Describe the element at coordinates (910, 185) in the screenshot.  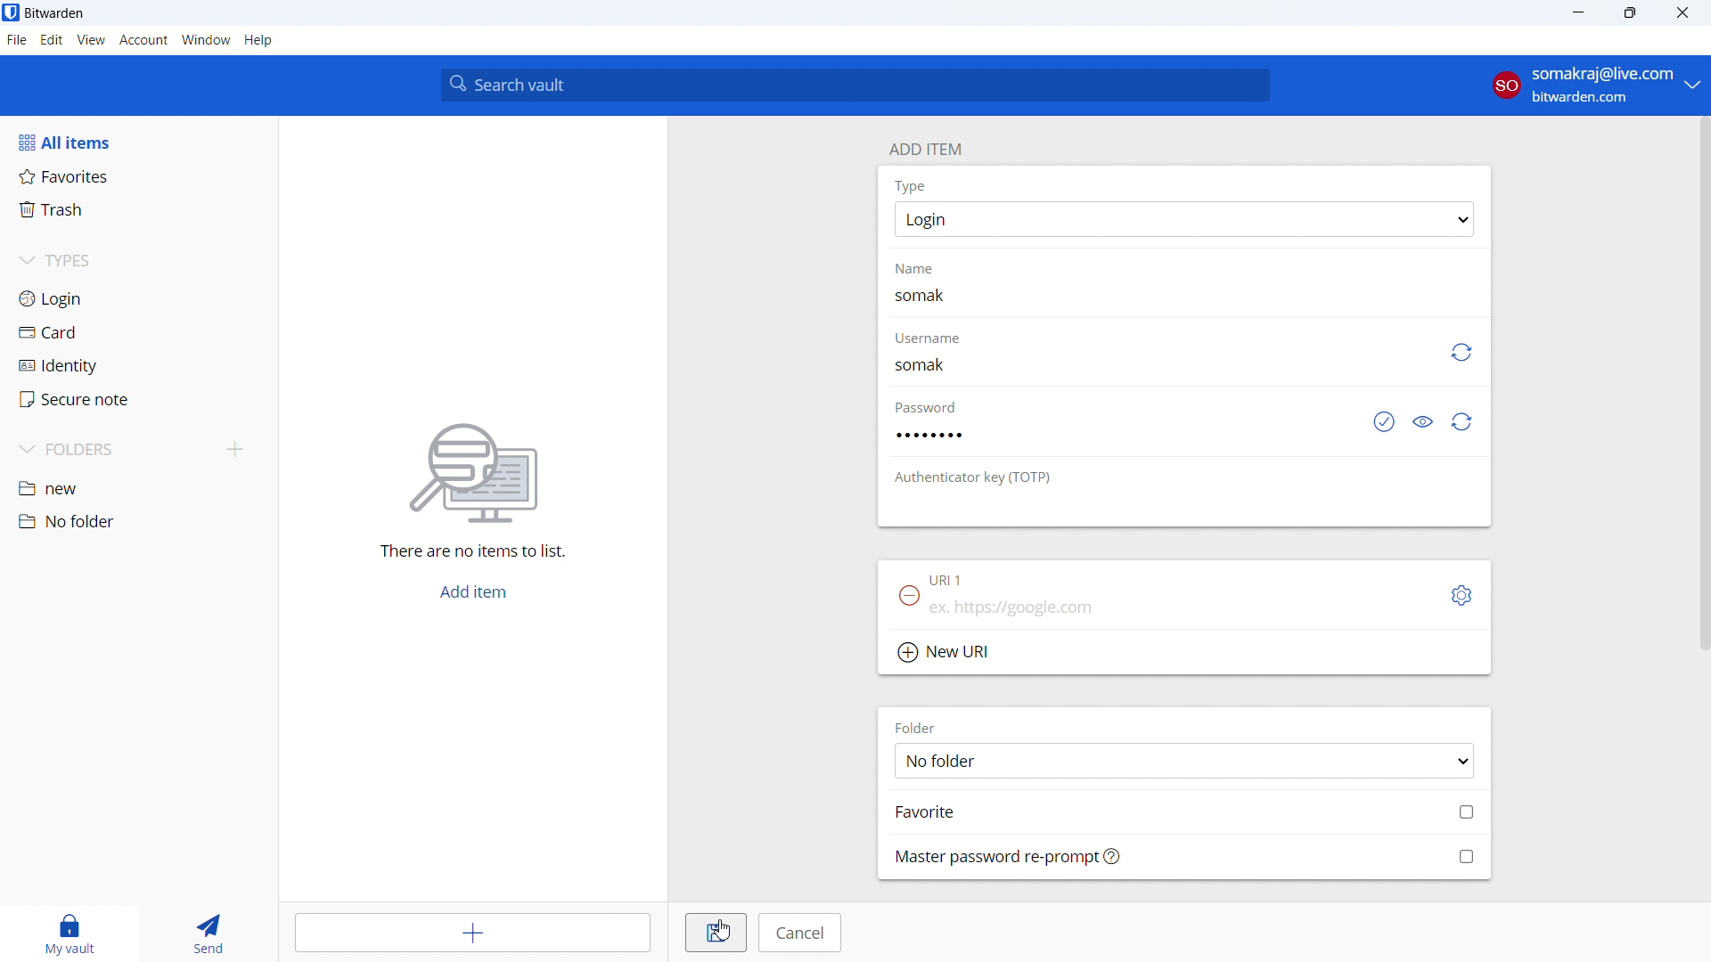
I see `Type` at that location.